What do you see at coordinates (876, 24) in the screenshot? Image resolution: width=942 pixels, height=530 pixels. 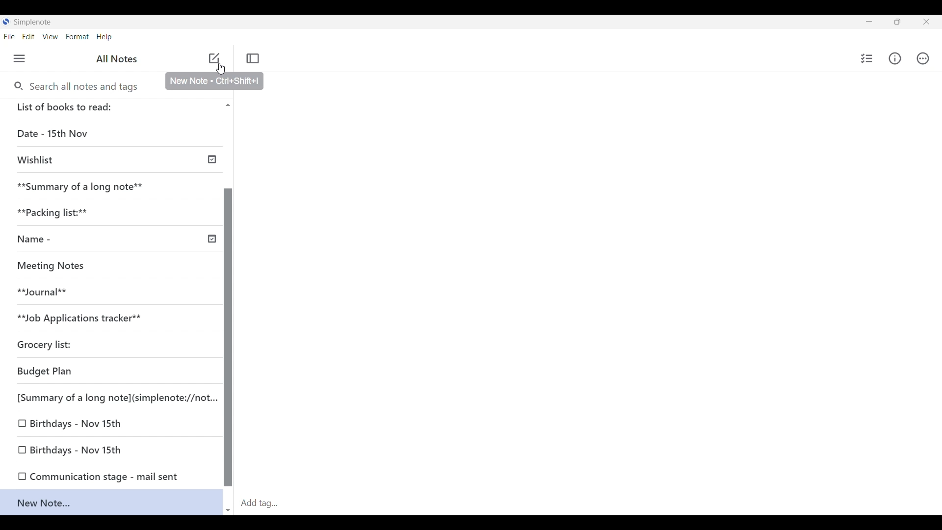 I see `minimize` at bounding box center [876, 24].